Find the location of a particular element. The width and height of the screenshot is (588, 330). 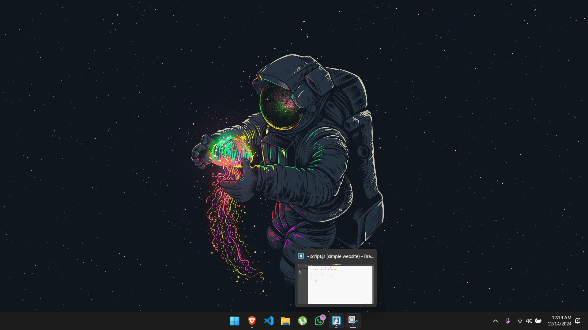

file explorer is located at coordinates (287, 320).